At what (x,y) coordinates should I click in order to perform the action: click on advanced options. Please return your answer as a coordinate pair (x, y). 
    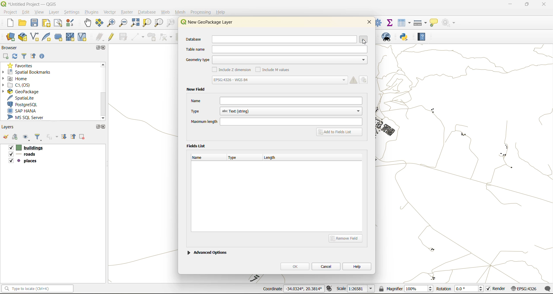
    Looking at the image, I should click on (207, 252).